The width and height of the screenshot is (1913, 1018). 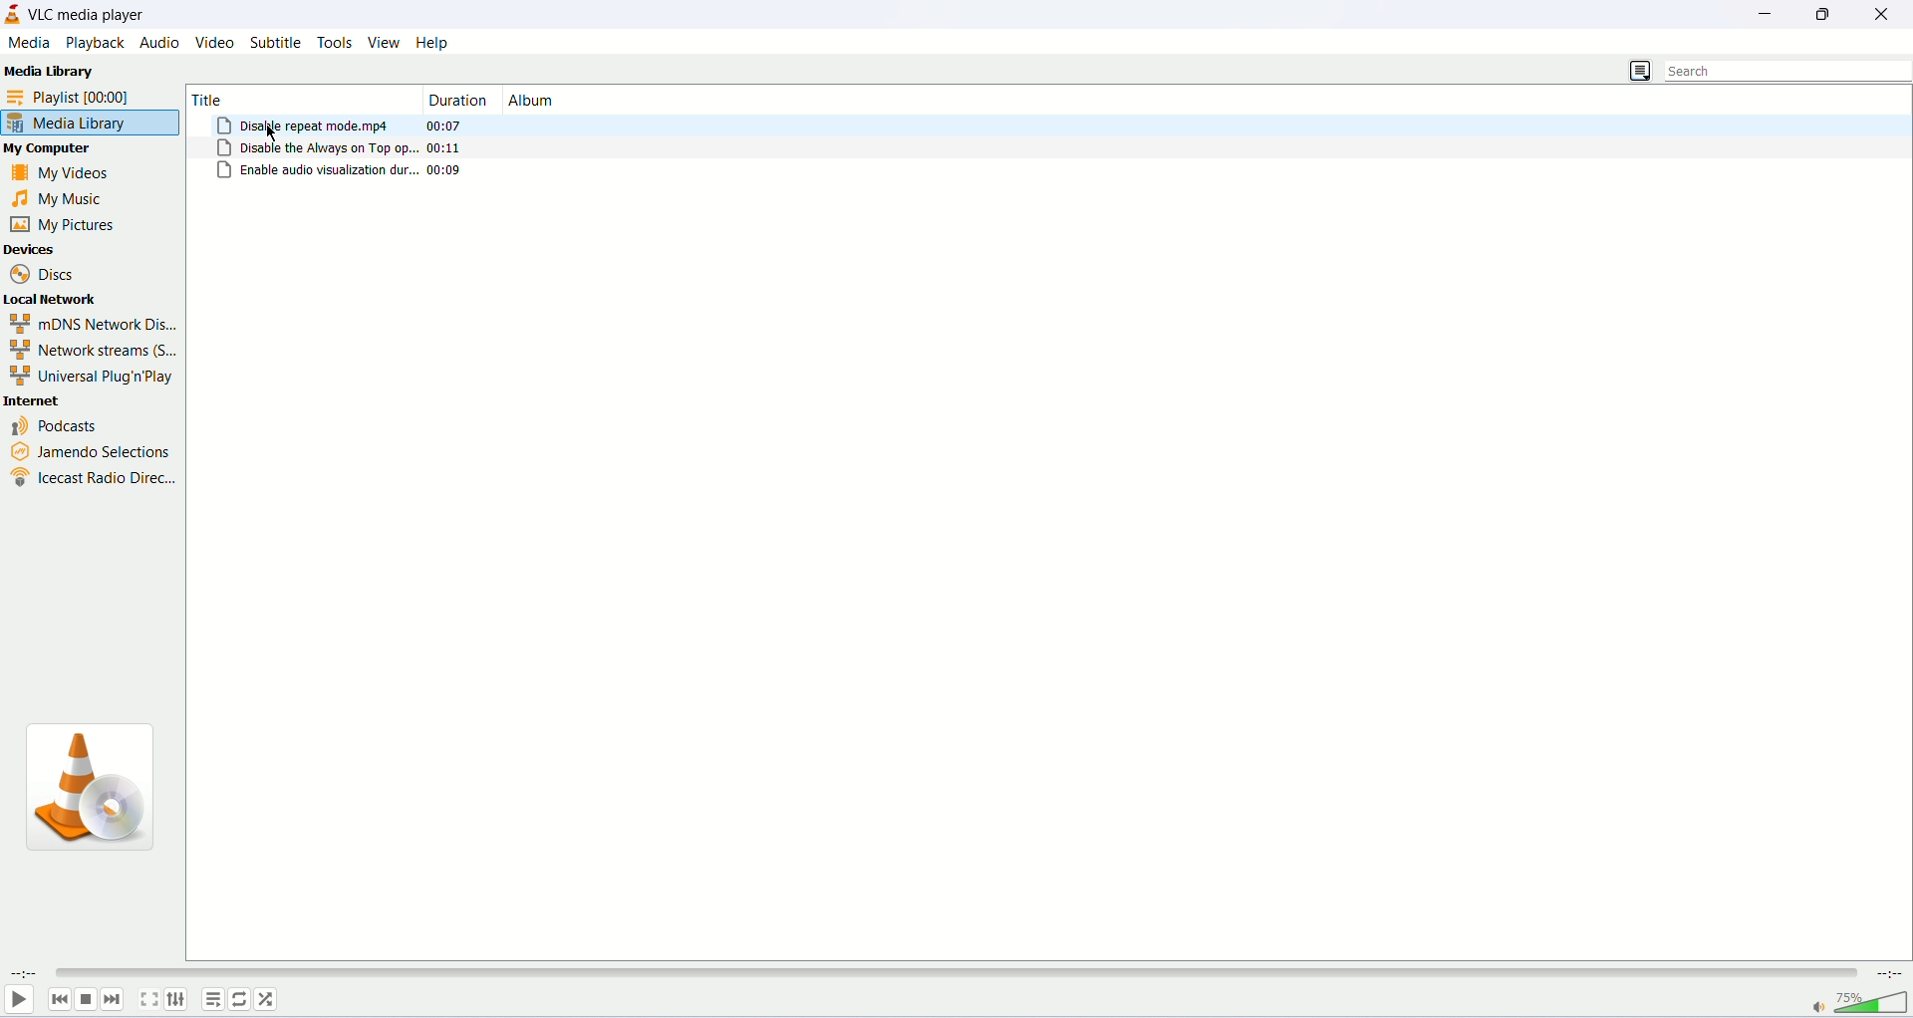 What do you see at coordinates (265, 999) in the screenshot?
I see `random` at bounding box center [265, 999].